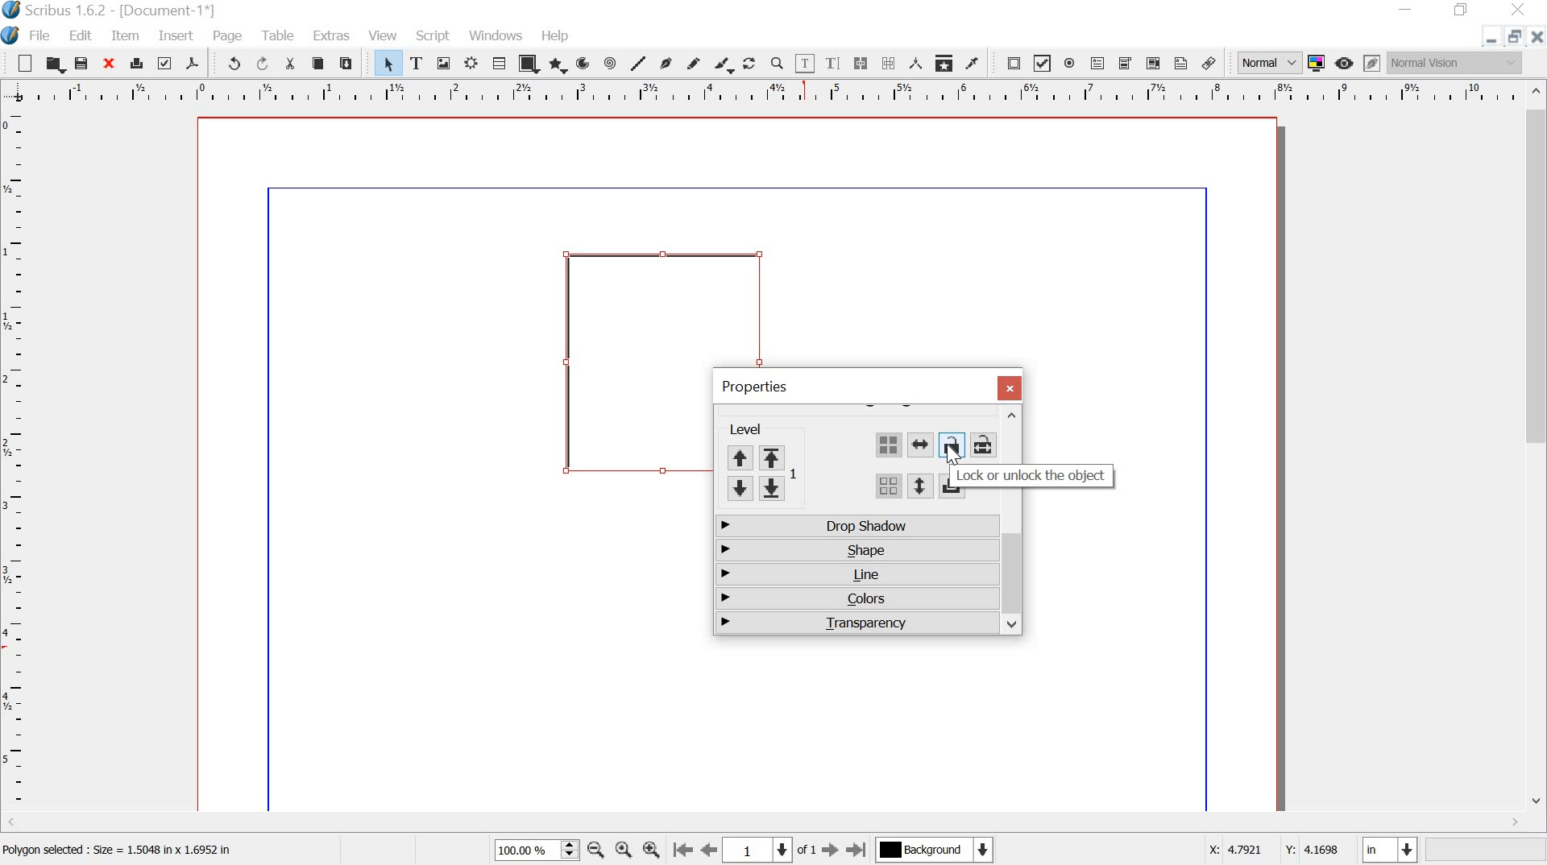 Image resolution: width=1547 pixels, height=865 pixels. Describe the element at coordinates (333, 35) in the screenshot. I see `extras` at that location.